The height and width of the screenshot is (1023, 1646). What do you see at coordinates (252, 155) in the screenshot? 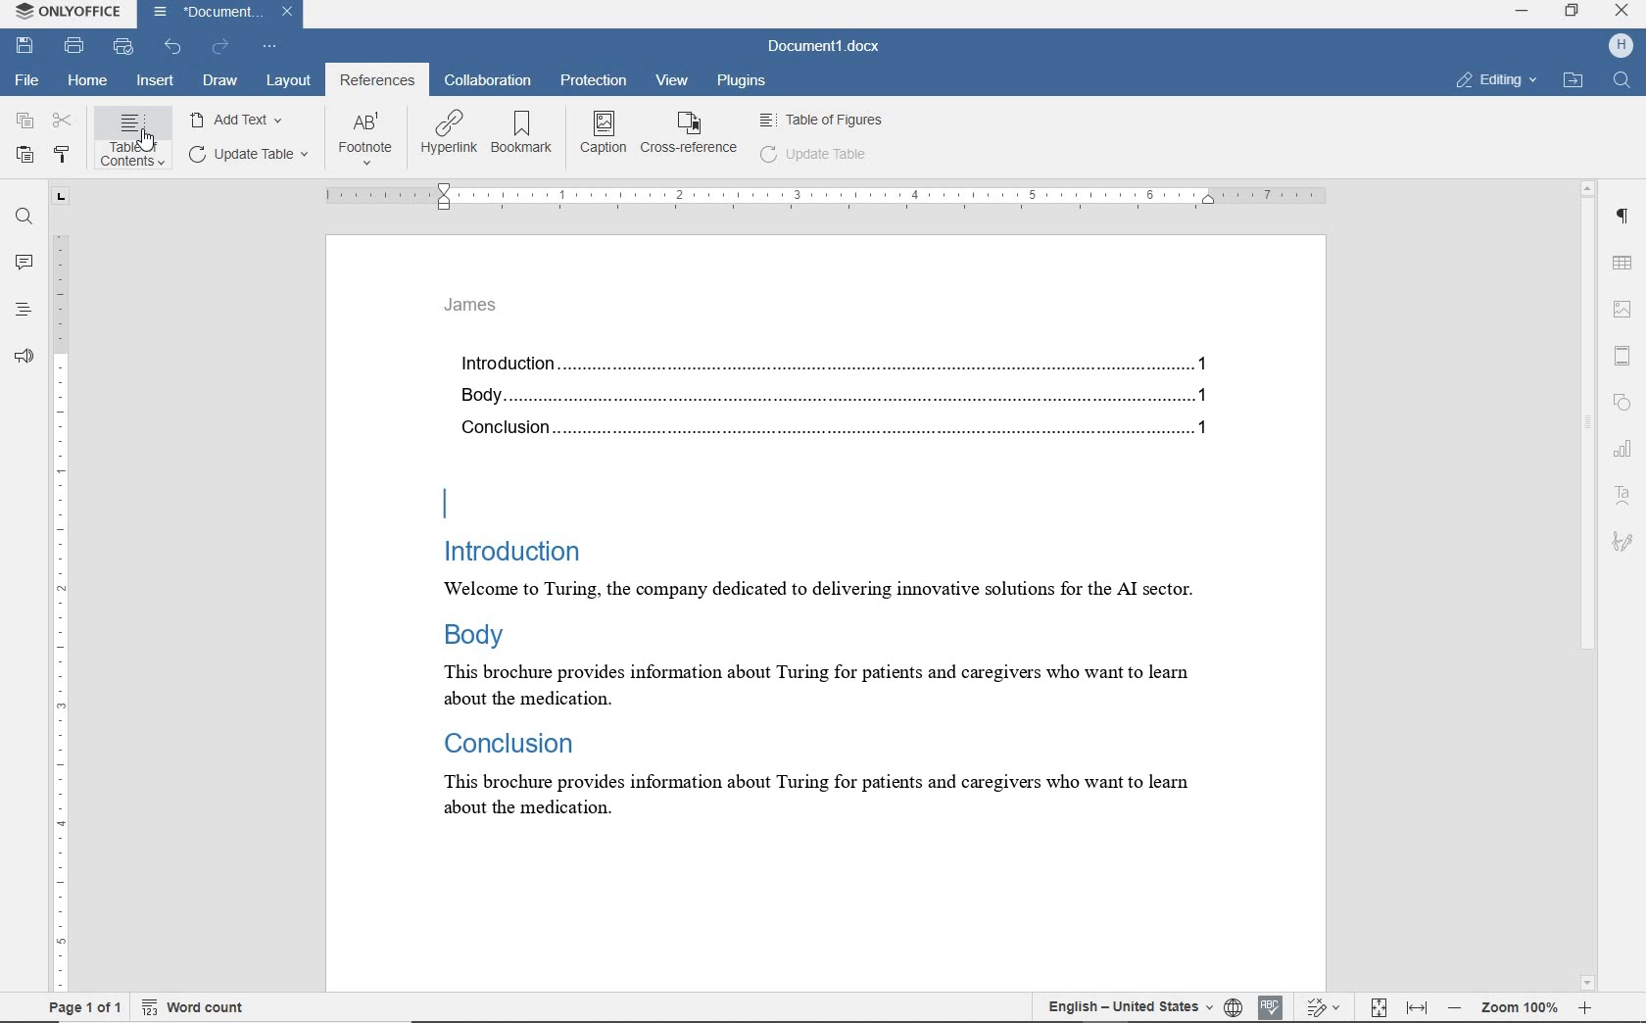
I see `update table` at bounding box center [252, 155].